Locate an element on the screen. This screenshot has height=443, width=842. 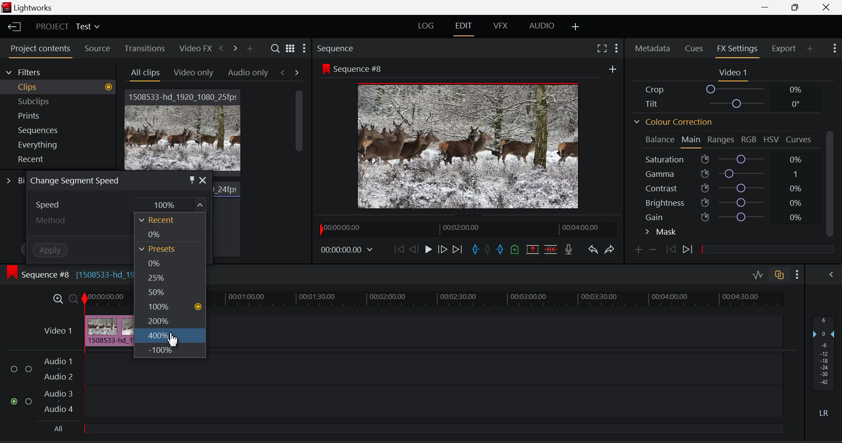
Balance is located at coordinates (658, 140).